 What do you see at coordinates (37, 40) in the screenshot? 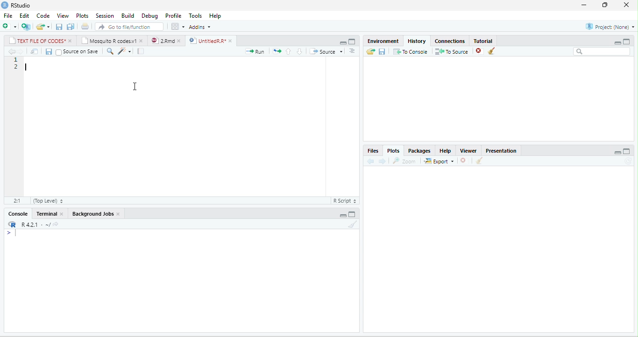
I see `TEXT FILE OF CODES` at bounding box center [37, 40].